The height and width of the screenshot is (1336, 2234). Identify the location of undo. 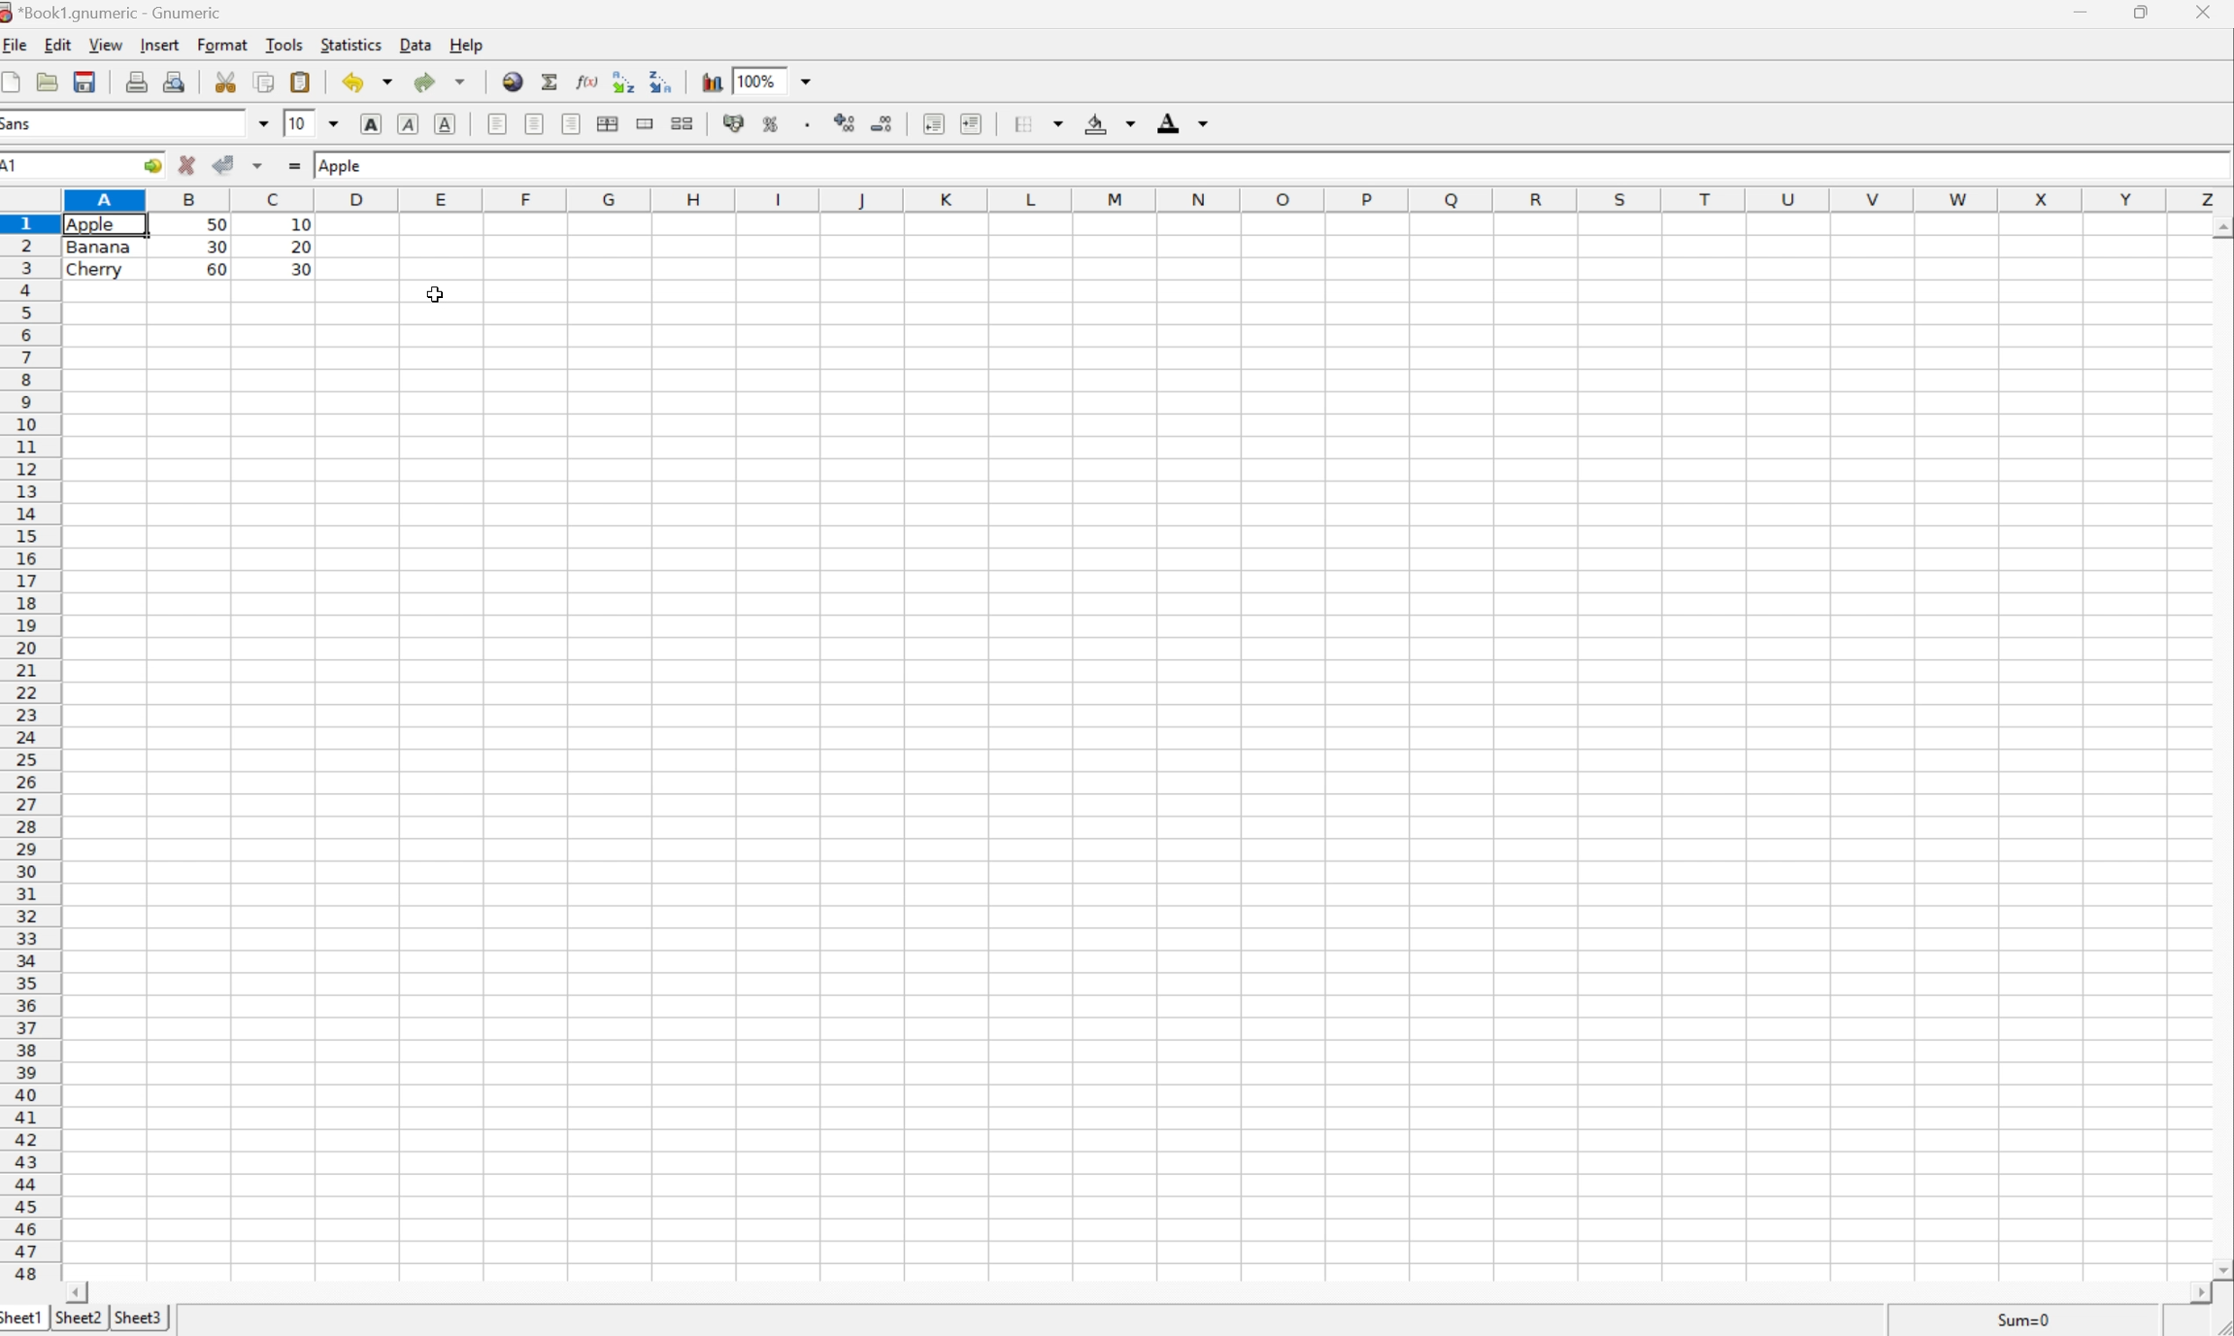
(369, 80).